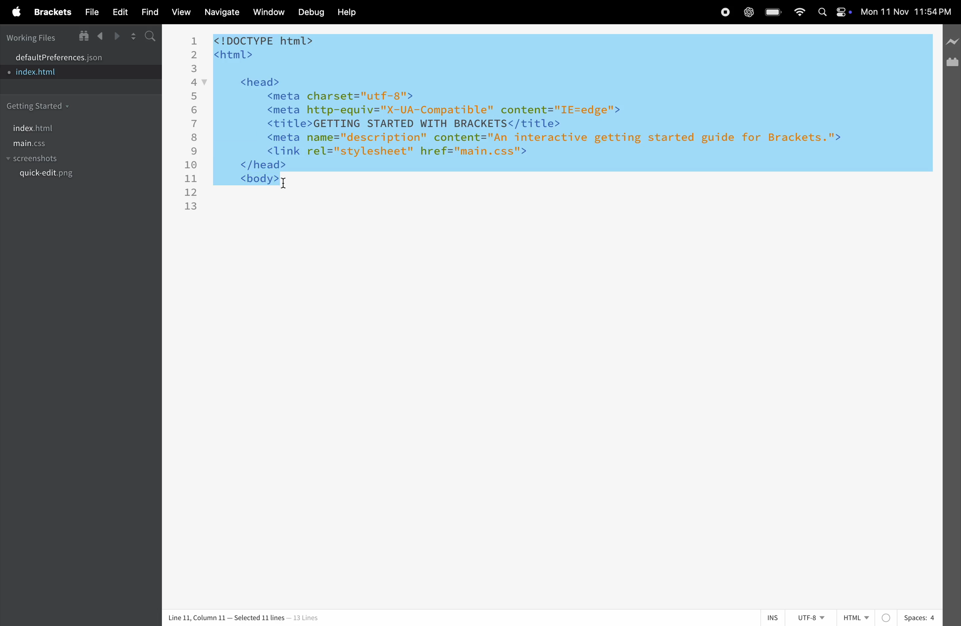 This screenshot has width=961, height=626. Describe the element at coordinates (133, 36) in the screenshot. I see `split screen` at that location.